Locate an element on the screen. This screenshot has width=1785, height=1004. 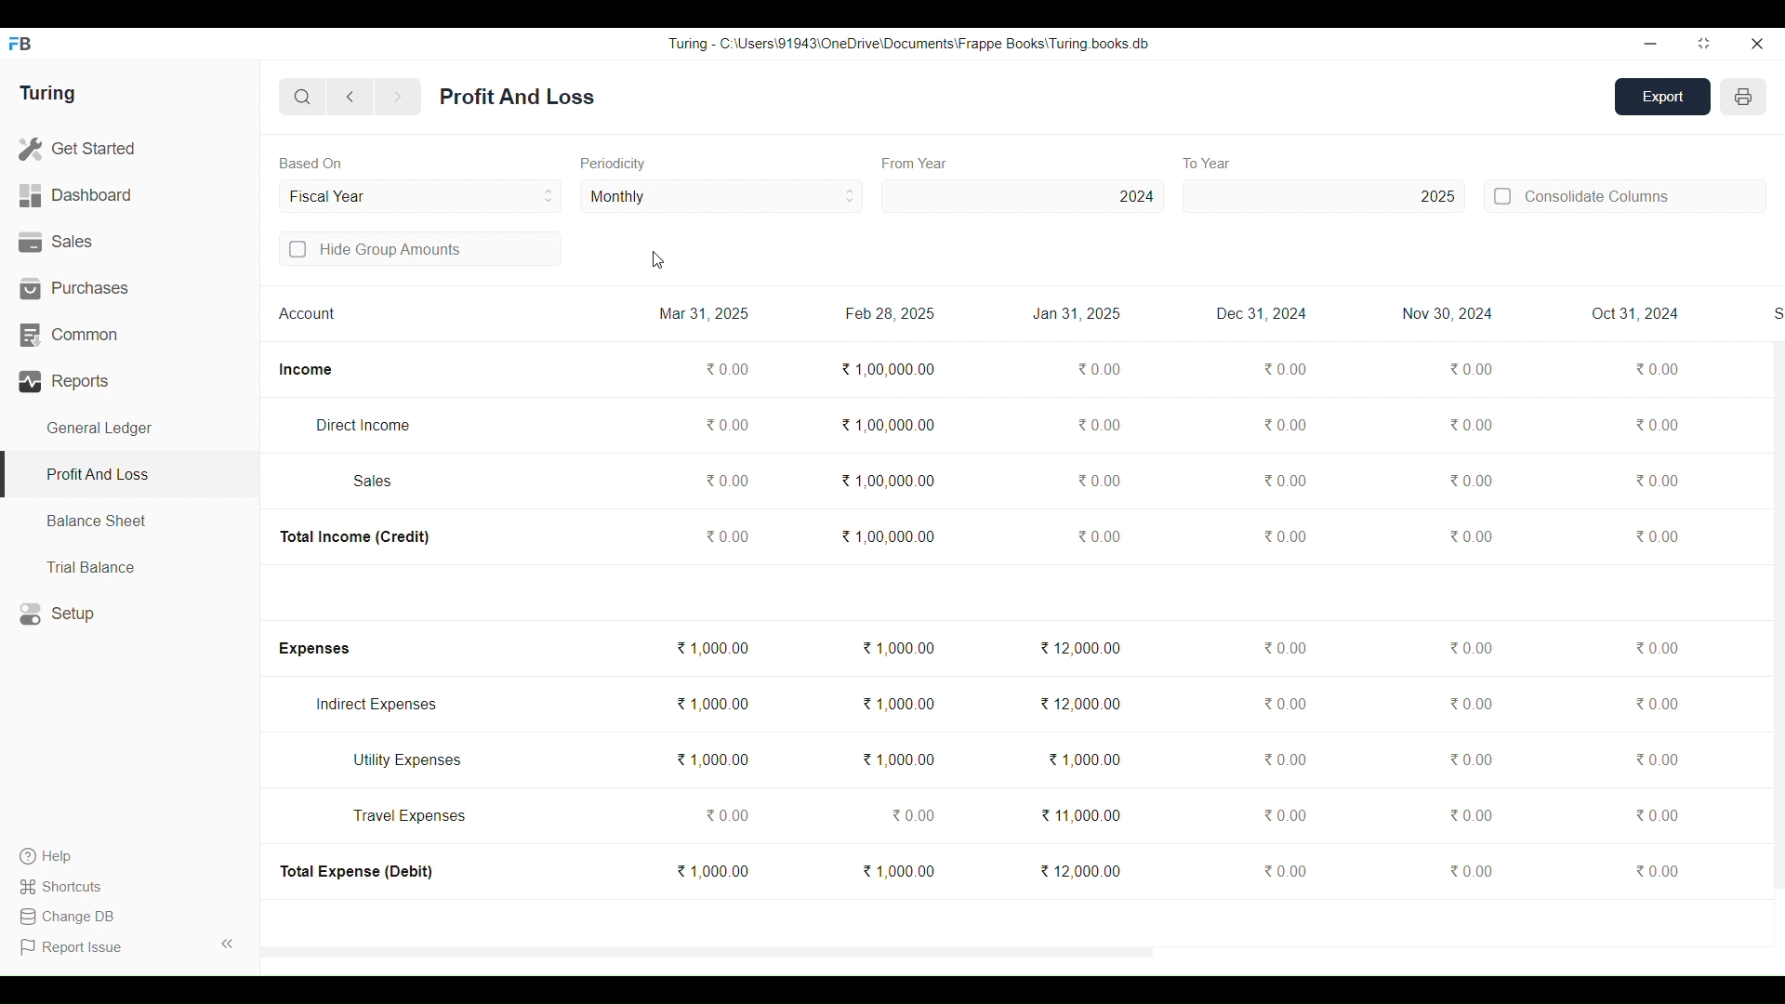
Nov 30, 2024 is located at coordinates (1448, 313).